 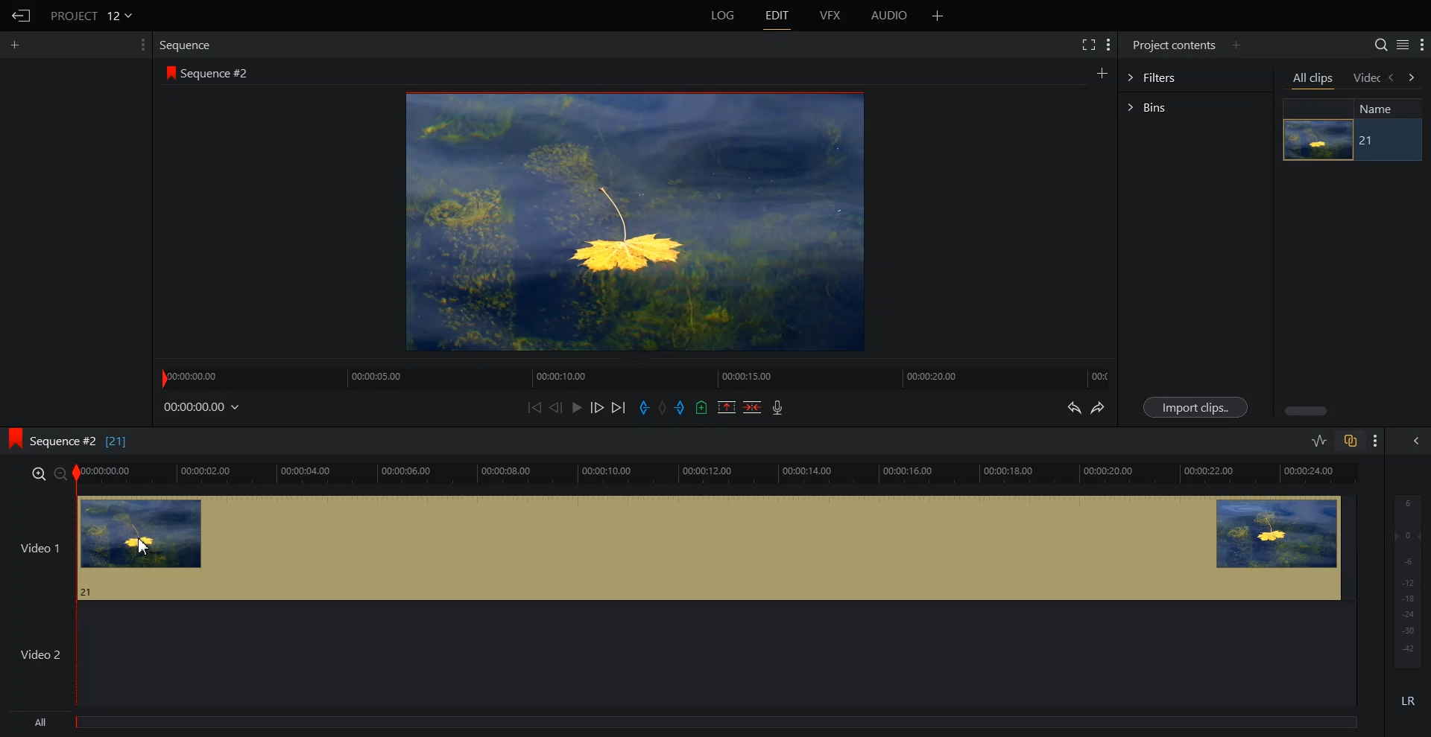 I want to click on Sequence, so click(x=189, y=45).